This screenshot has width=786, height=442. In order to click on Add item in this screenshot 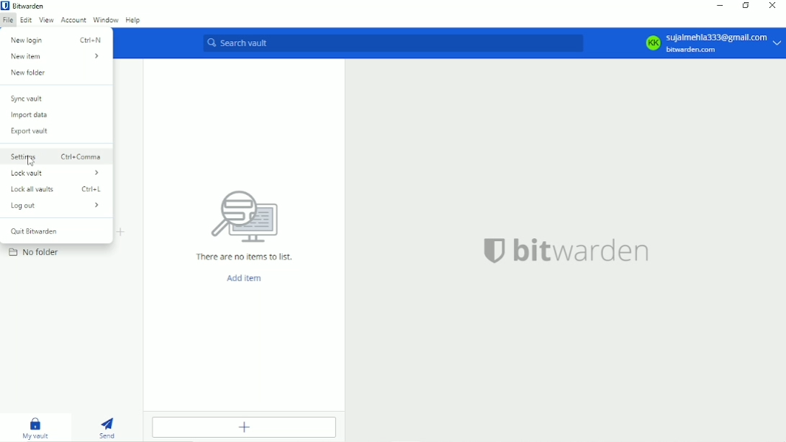, I will do `click(245, 428)`.